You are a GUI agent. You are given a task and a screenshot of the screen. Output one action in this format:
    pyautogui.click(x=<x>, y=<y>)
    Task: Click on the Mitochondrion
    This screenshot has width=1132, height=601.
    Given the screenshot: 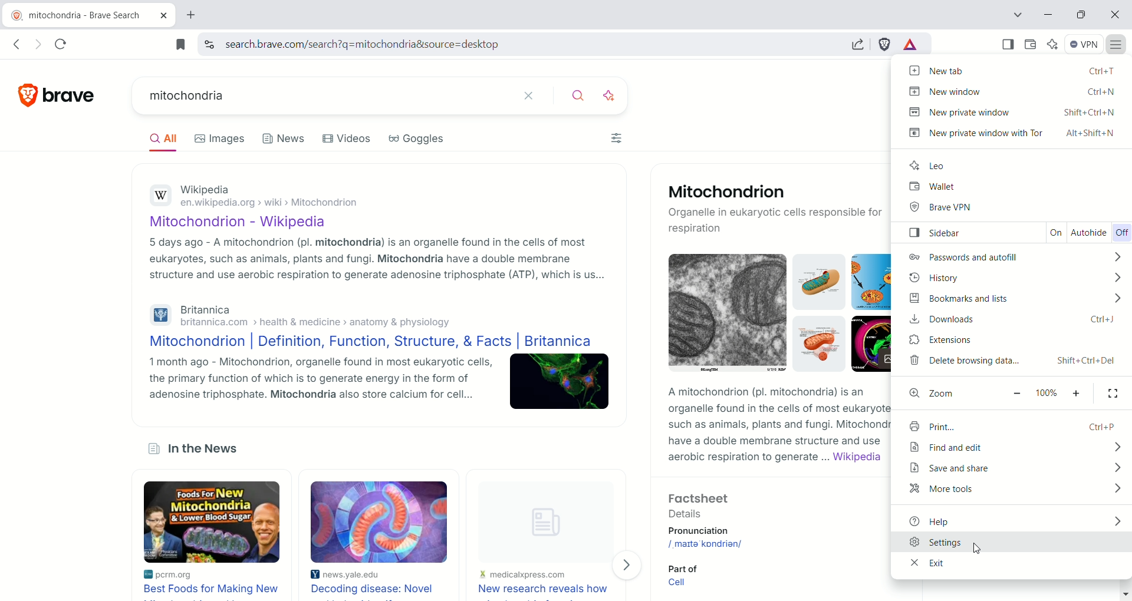 What is the action you would take?
    pyautogui.click(x=738, y=189)
    